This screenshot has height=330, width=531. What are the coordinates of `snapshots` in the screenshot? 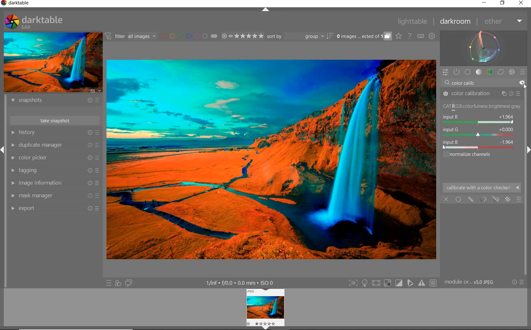 It's located at (57, 101).